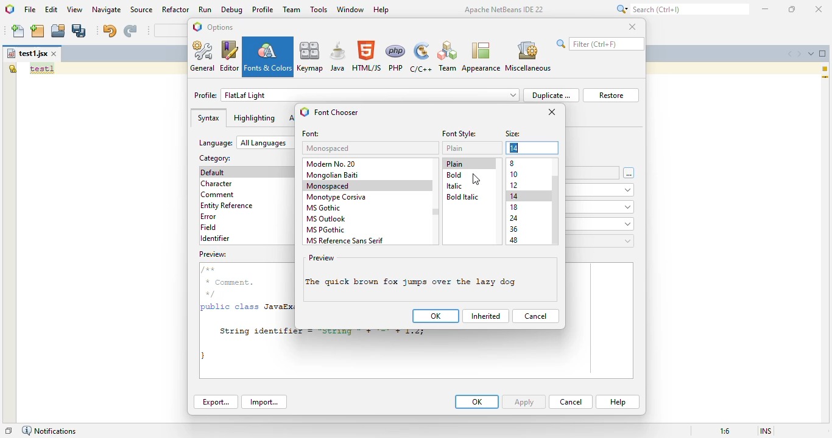  I want to click on default, so click(215, 172).